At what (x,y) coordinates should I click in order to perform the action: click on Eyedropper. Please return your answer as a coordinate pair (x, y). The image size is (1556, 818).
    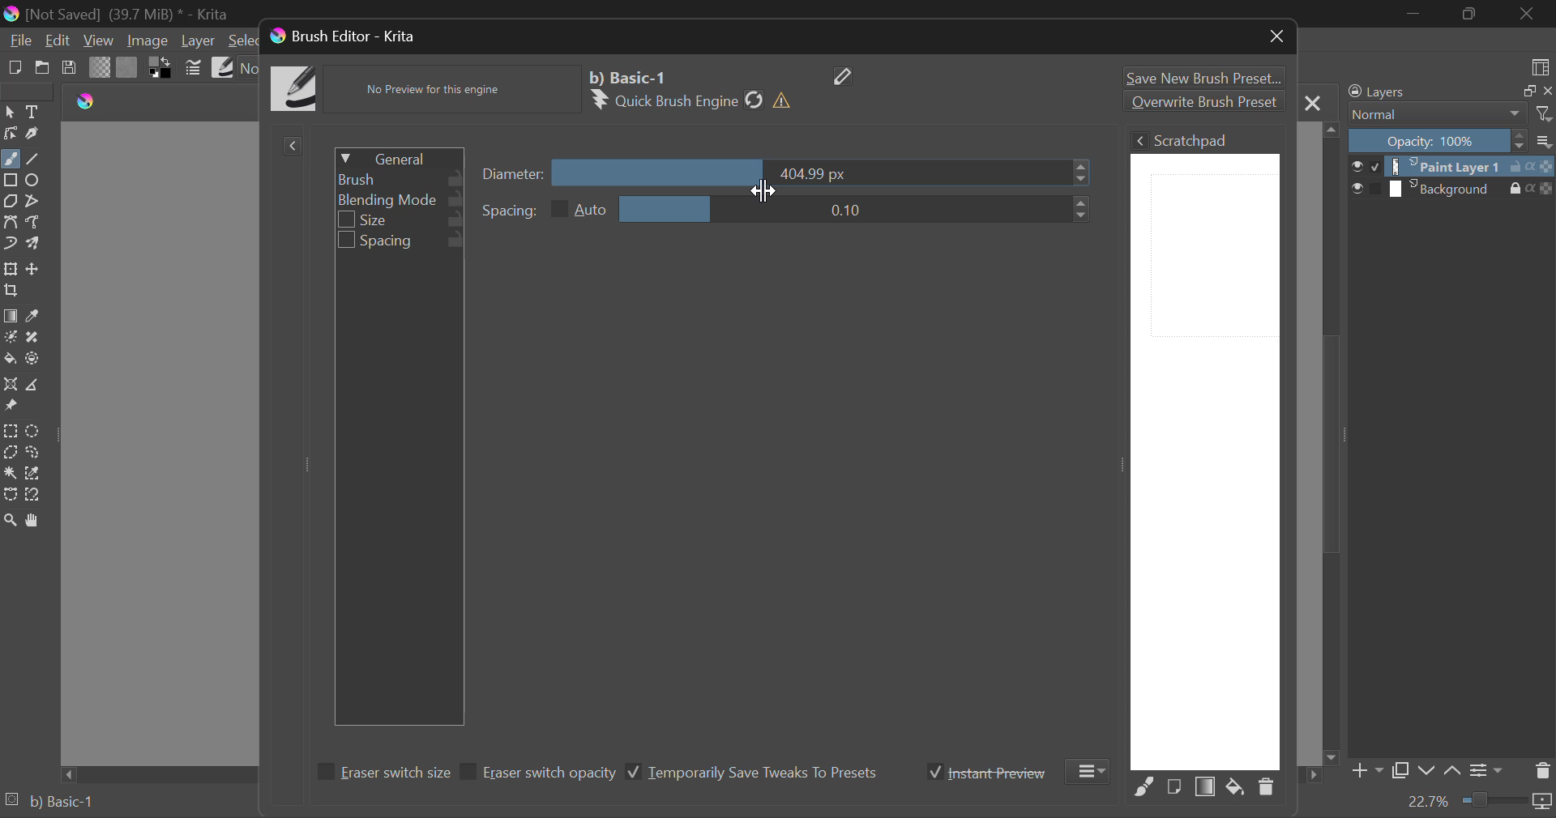
    Looking at the image, I should click on (36, 316).